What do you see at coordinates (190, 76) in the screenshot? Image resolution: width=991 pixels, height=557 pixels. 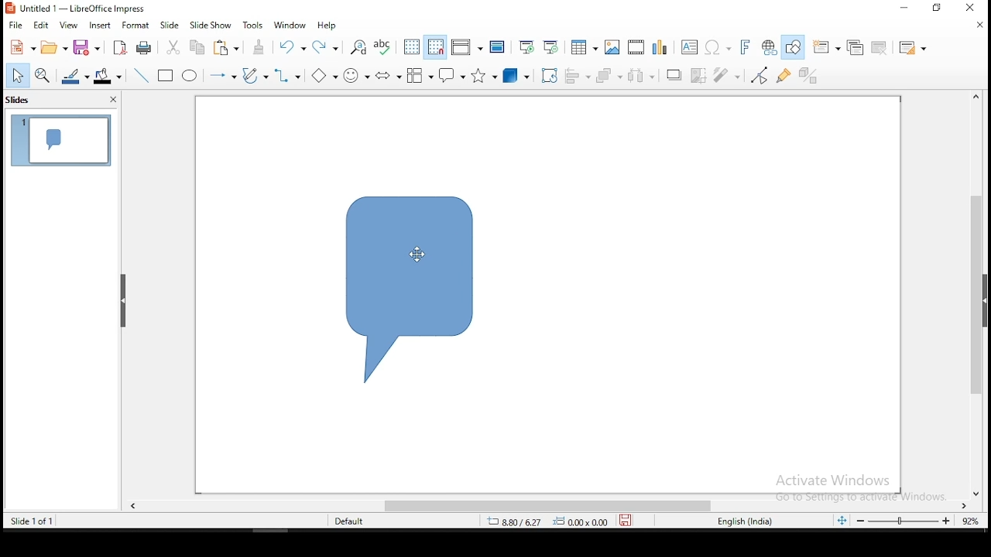 I see `ellipse` at bounding box center [190, 76].